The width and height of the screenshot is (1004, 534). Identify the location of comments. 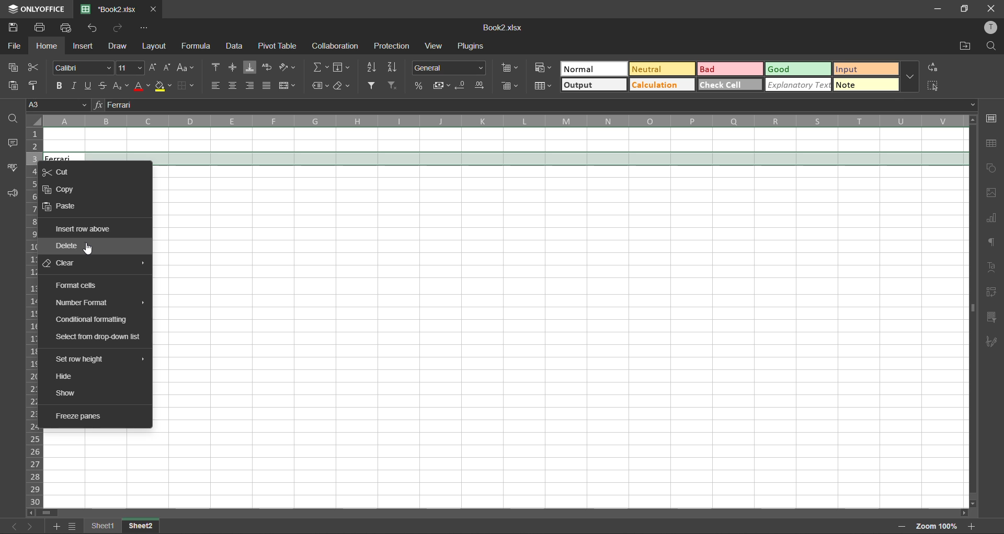
(12, 142).